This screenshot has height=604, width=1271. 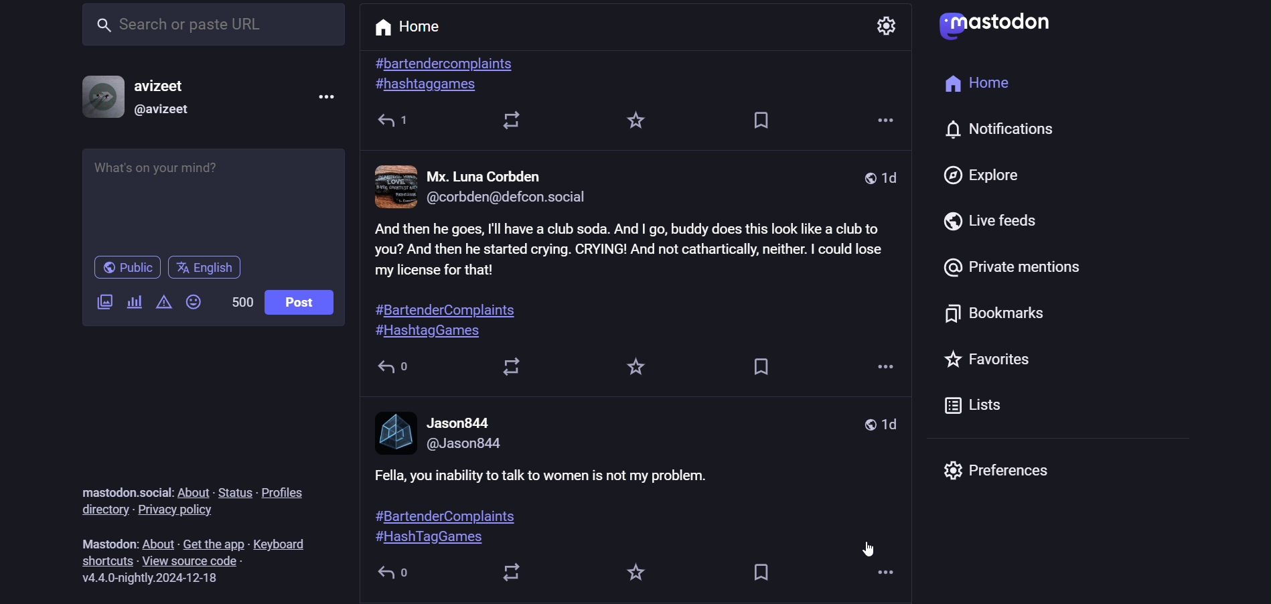 I want to click on 1d, so click(x=879, y=175).